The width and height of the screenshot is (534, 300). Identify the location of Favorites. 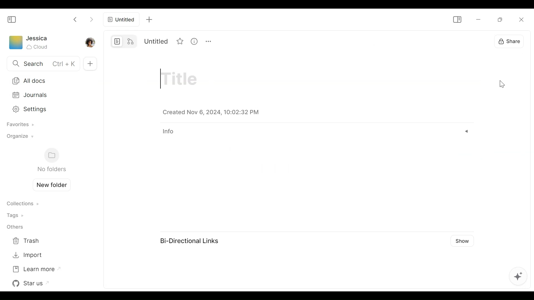
(18, 125).